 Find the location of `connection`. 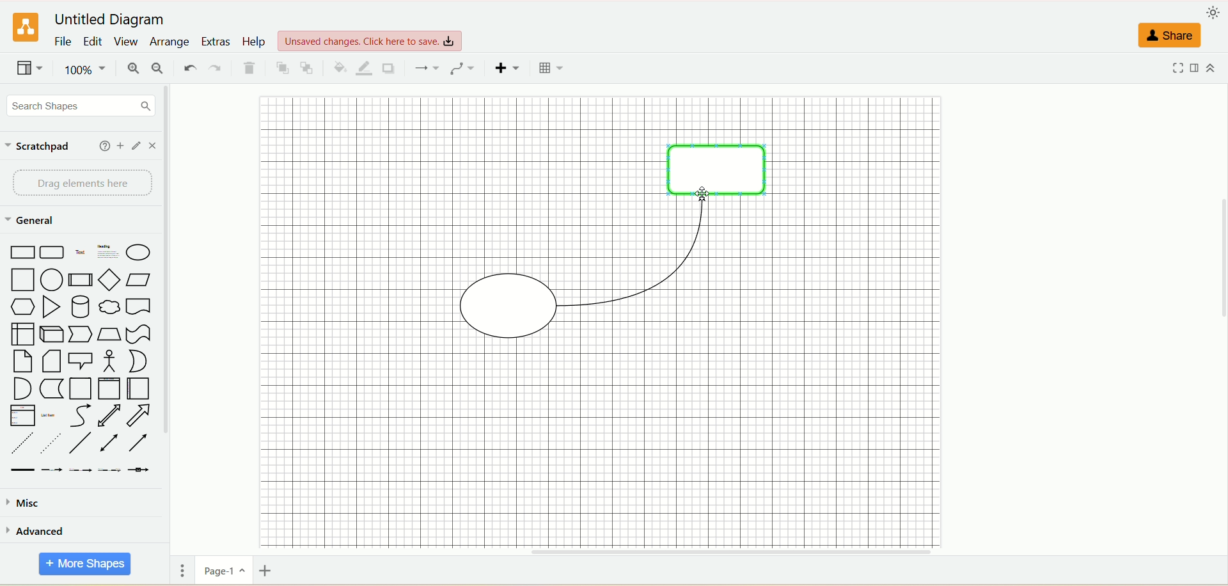

connection is located at coordinates (425, 67).